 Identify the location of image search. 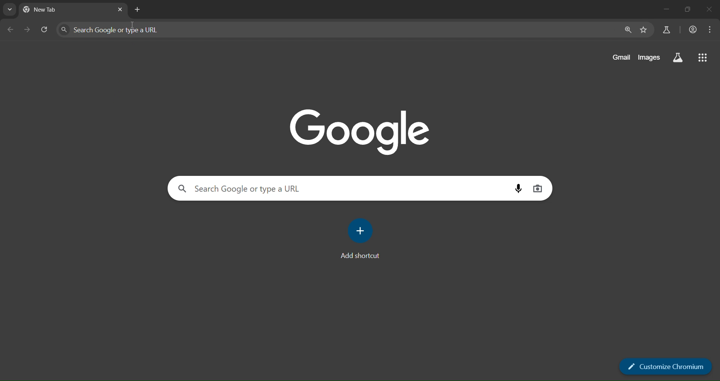
(537, 187).